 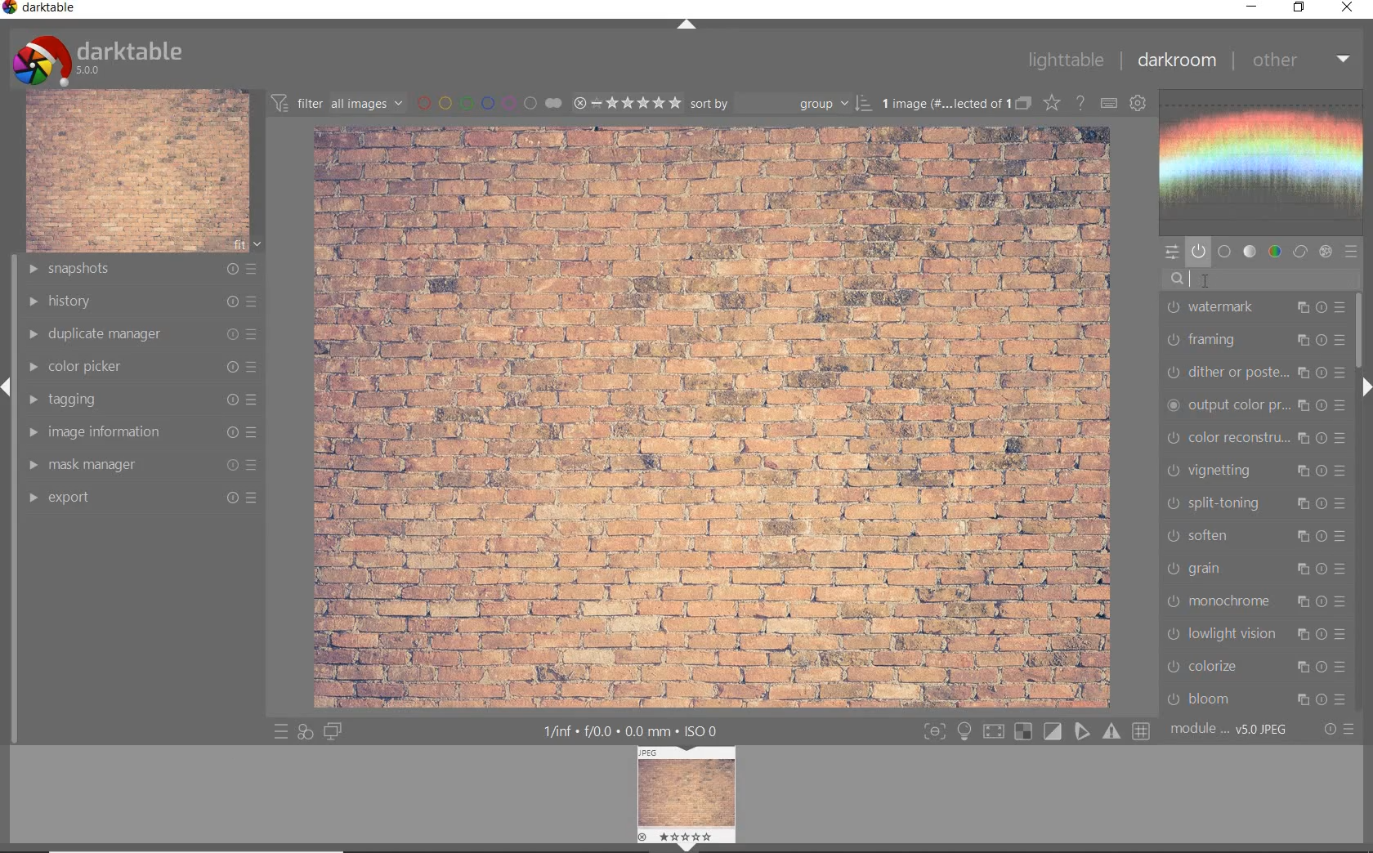 I want to click on grain, so click(x=1259, y=571).